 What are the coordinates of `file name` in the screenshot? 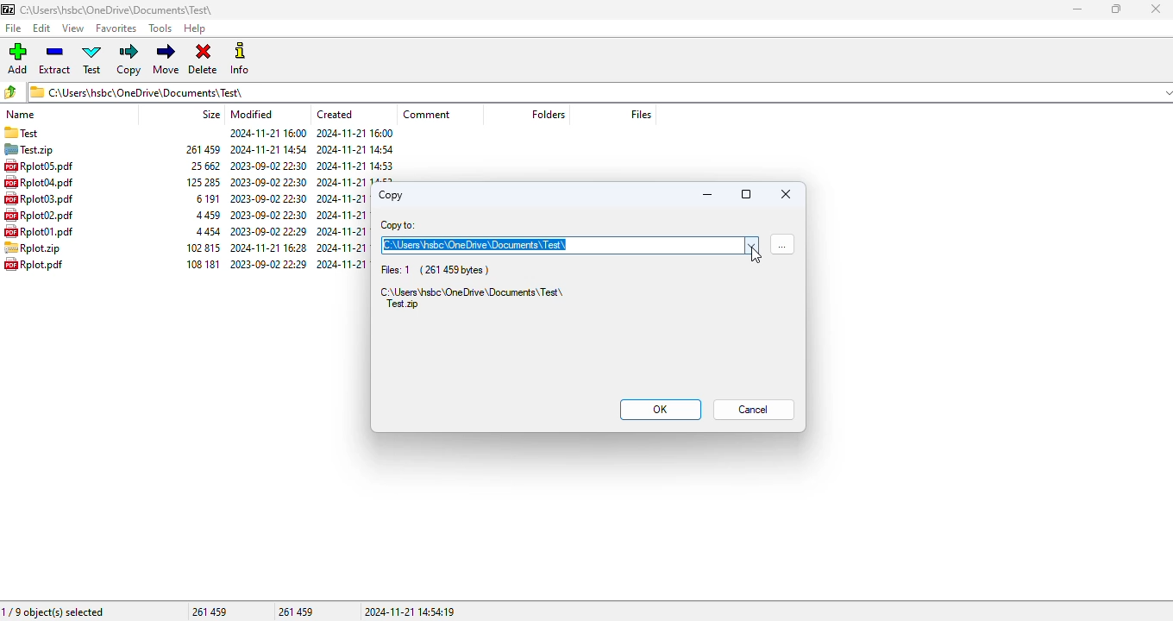 It's located at (38, 214).